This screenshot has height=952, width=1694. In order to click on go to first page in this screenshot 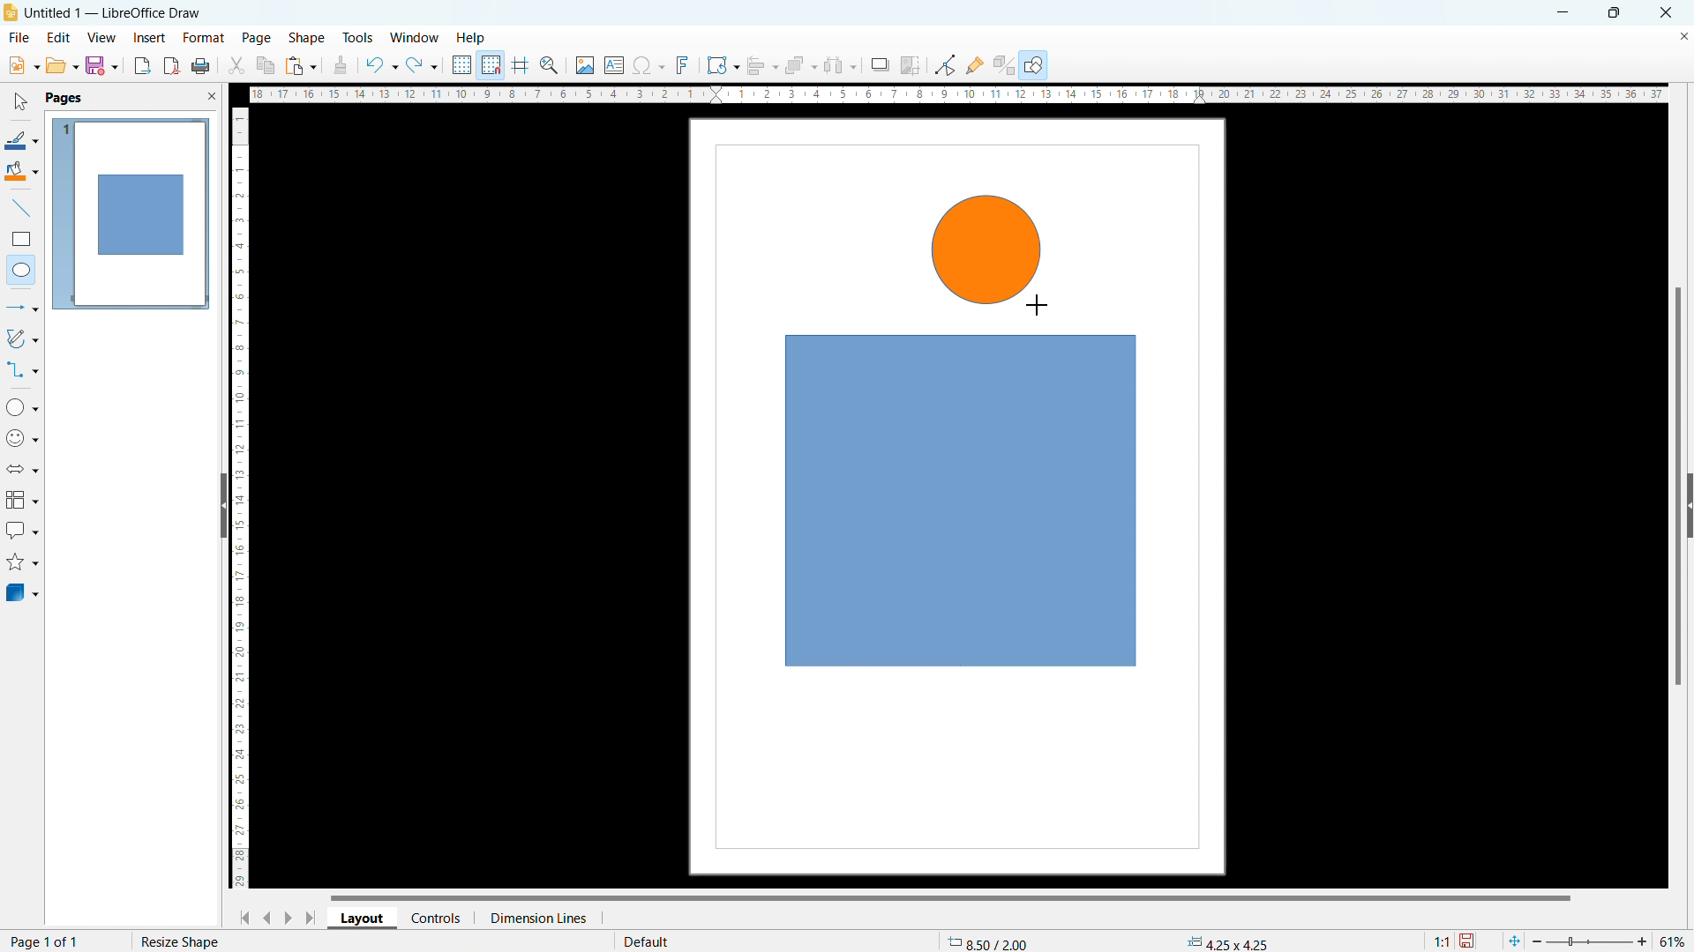, I will do `click(242, 917)`.